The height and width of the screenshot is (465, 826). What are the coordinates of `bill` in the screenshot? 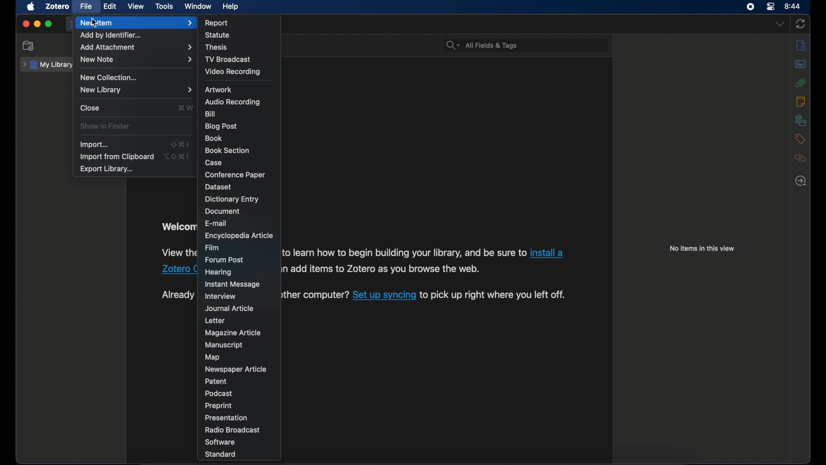 It's located at (211, 114).